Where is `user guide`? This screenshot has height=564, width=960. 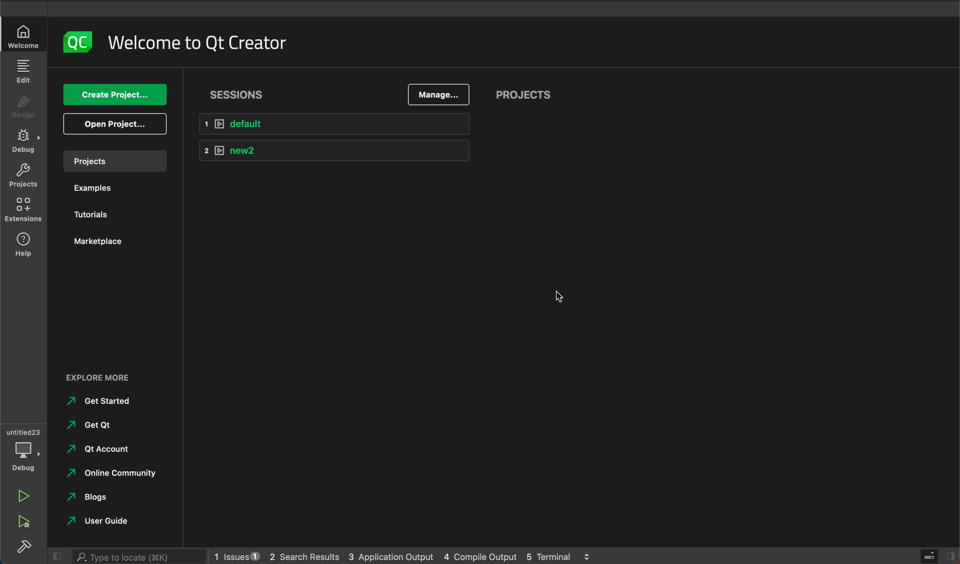 user guide is located at coordinates (106, 521).